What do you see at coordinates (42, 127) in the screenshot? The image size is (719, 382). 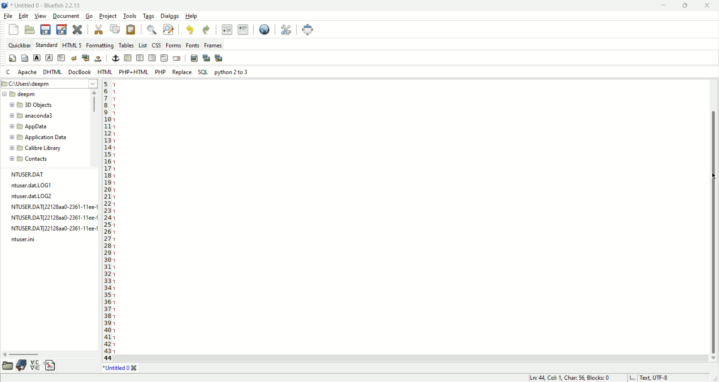 I see `Folder name` at bounding box center [42, 127].